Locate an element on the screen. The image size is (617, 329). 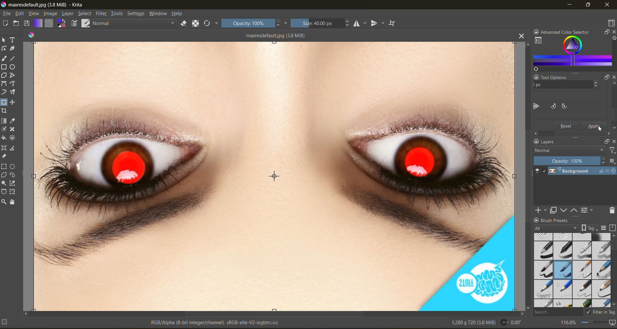
tool is located at coordinates (13, 129).